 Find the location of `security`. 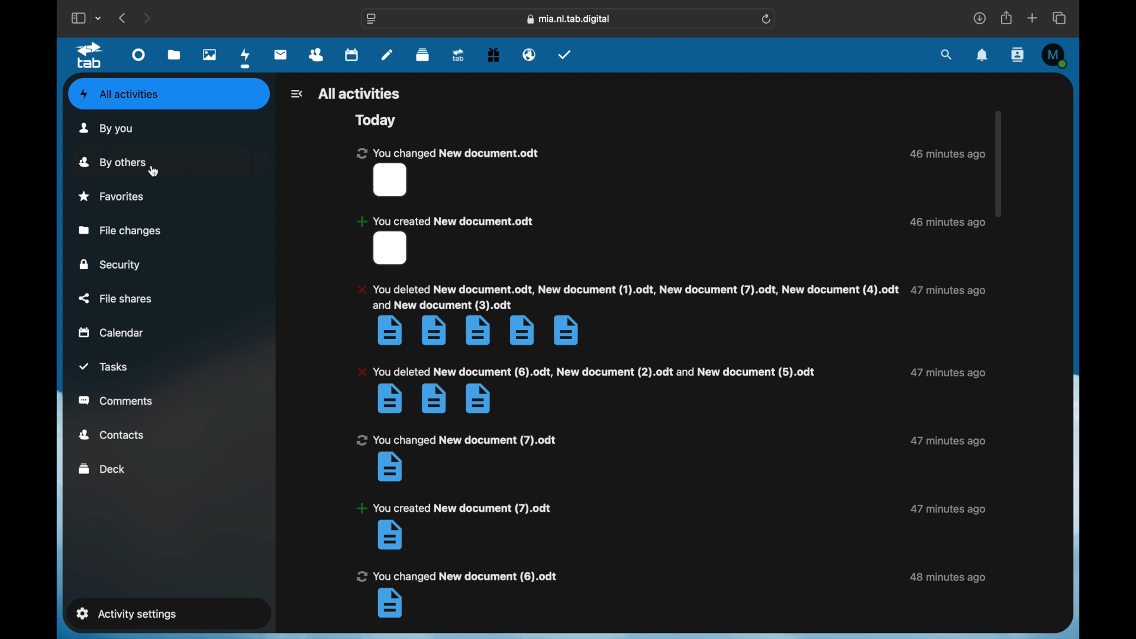

security is located at coordinates (110, 265).